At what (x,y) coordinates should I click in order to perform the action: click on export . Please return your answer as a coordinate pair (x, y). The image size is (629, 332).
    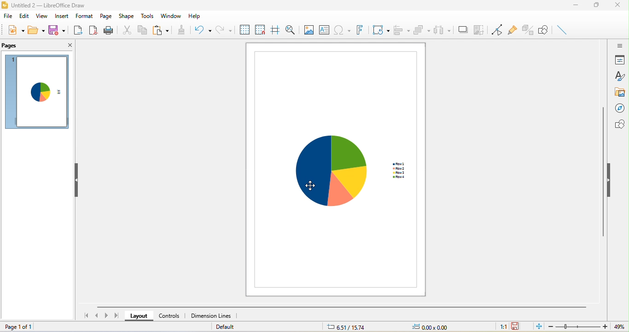
    Looking at the image, I should click on (77, 30).